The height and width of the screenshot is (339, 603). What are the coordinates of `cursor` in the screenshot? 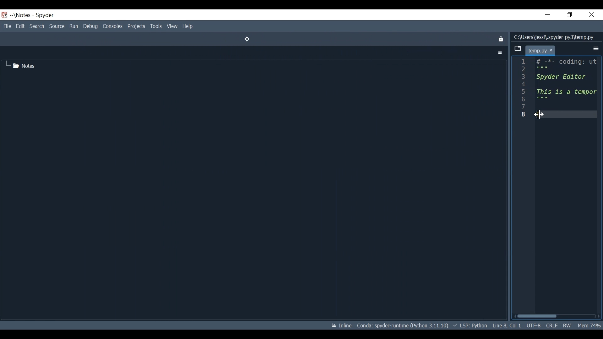 It's located at (552, 50).